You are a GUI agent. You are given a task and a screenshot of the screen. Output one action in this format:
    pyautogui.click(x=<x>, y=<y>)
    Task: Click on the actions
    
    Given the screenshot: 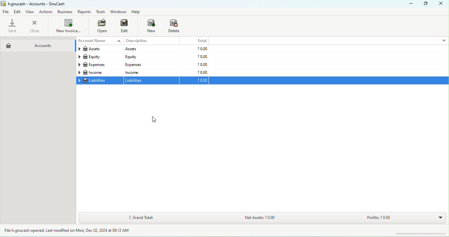 What is the action you would take?
    pyautogui.click(x=47, y=12)
    